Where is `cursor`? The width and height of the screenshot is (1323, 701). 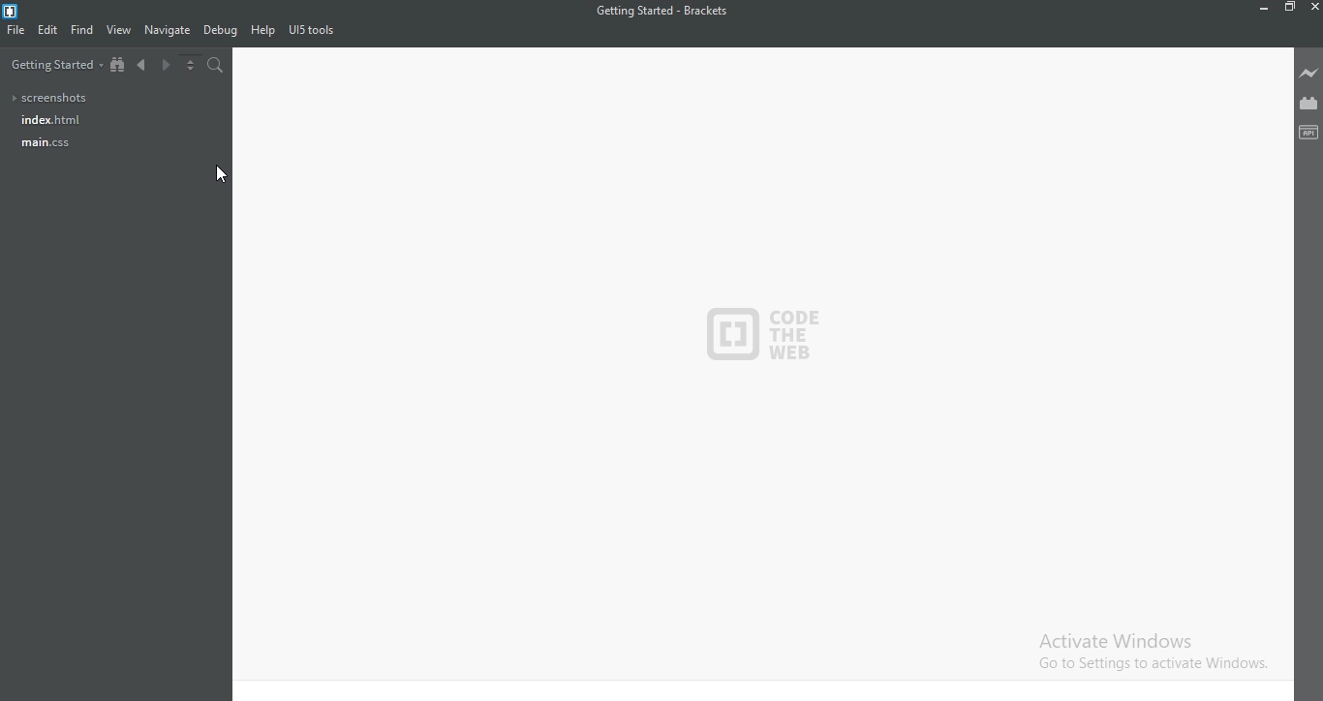 cursor is located at coordinates (221, 175).